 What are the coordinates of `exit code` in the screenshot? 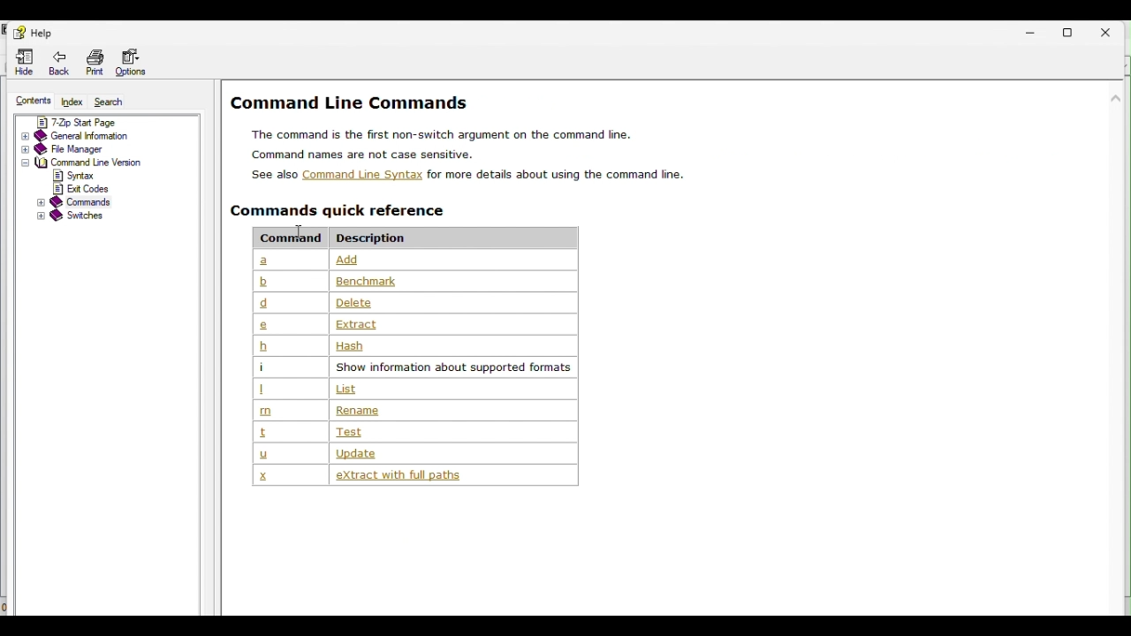 It's located at (88, 188).